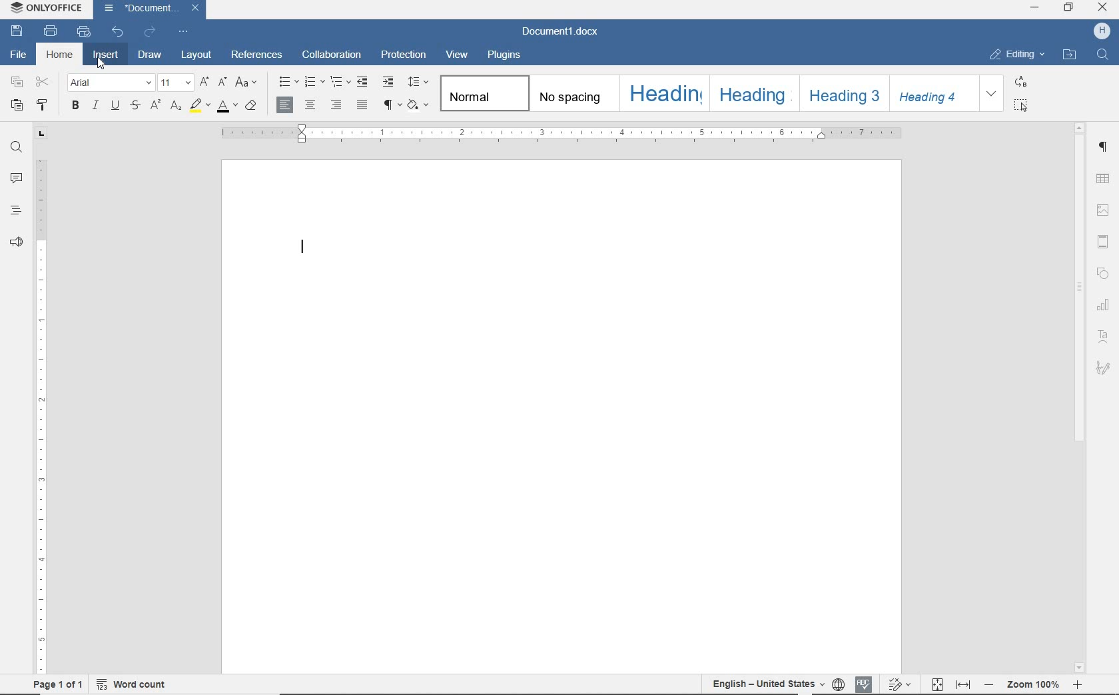 The height and width of the screenshot is (695, 1119). What do you see at coordinates (285, 105) in the screenshot?
I see `align left` at bounding box center [285, 105].